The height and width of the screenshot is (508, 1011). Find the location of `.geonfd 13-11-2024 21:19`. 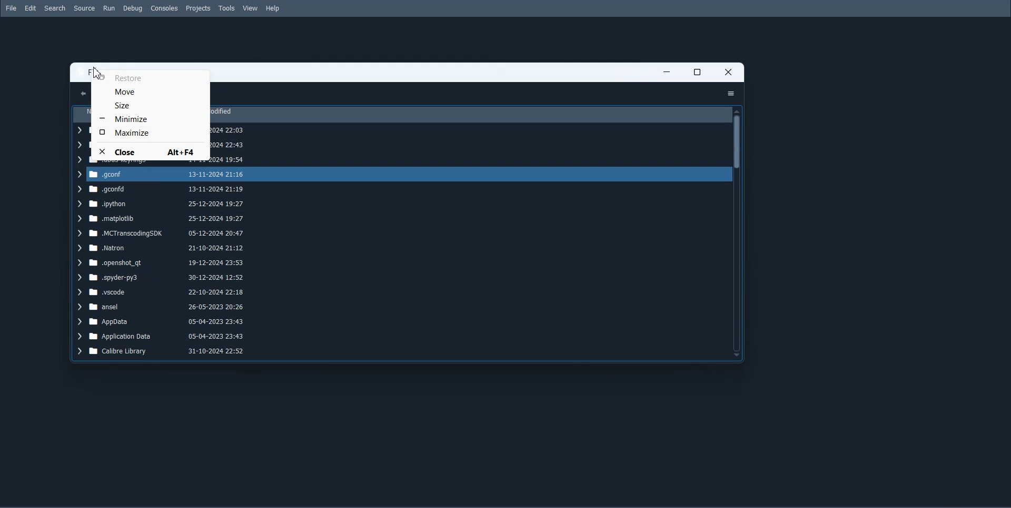

.geonfd 13-11-2024 21:19 is located at coordinates (158, 189).